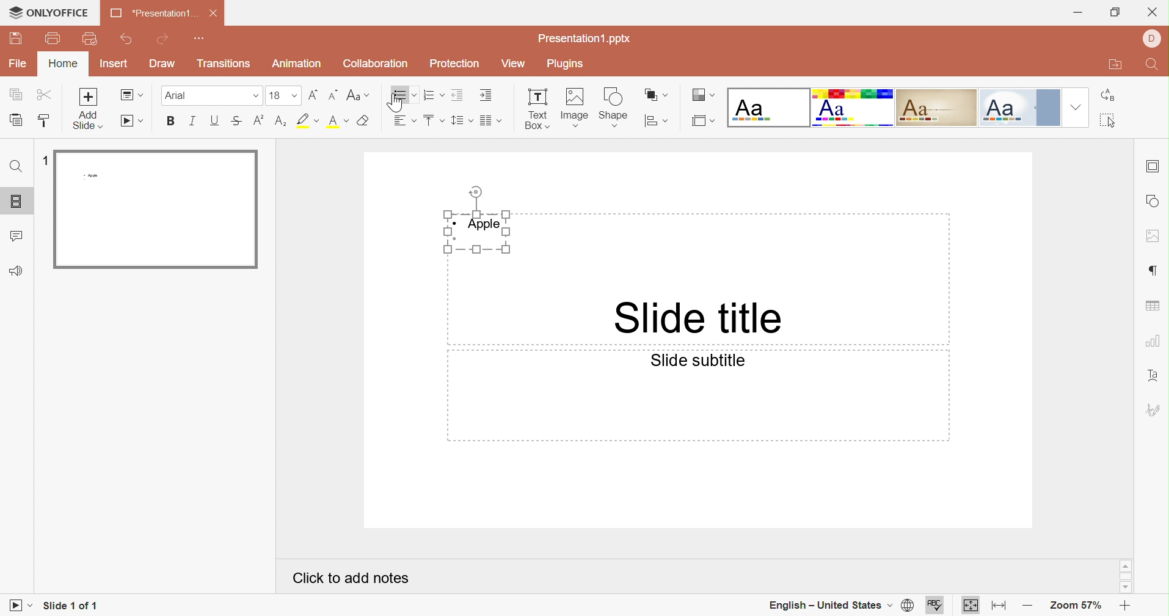 This screenshot has height=616, width=1169. I want to click on Presentation1, so click(150, 15).